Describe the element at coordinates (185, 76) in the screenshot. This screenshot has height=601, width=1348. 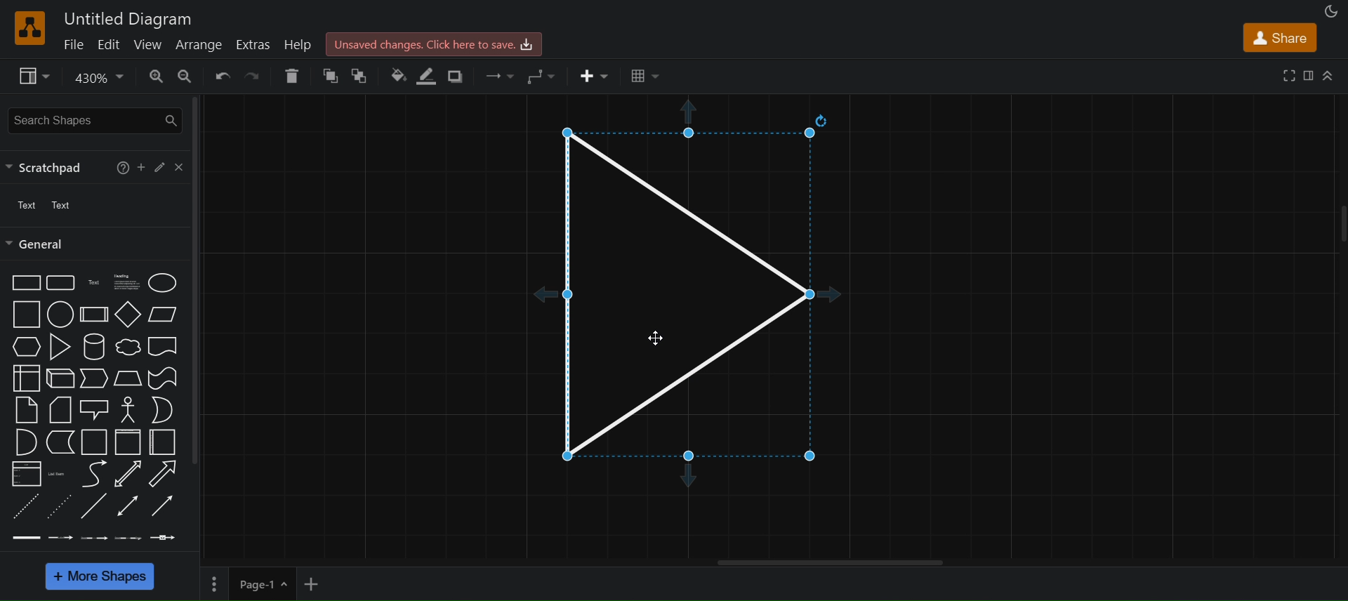
I see `zoom out` at that location.